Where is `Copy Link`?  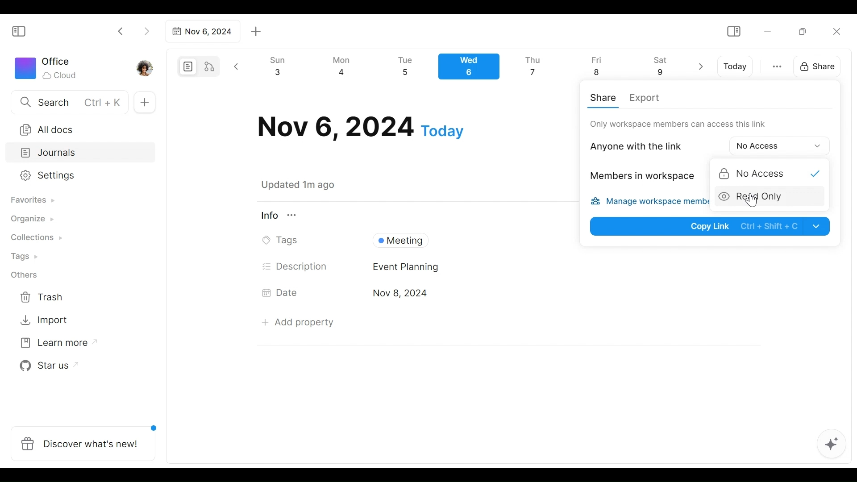 Copy Link is located at coordinates (711, 226).